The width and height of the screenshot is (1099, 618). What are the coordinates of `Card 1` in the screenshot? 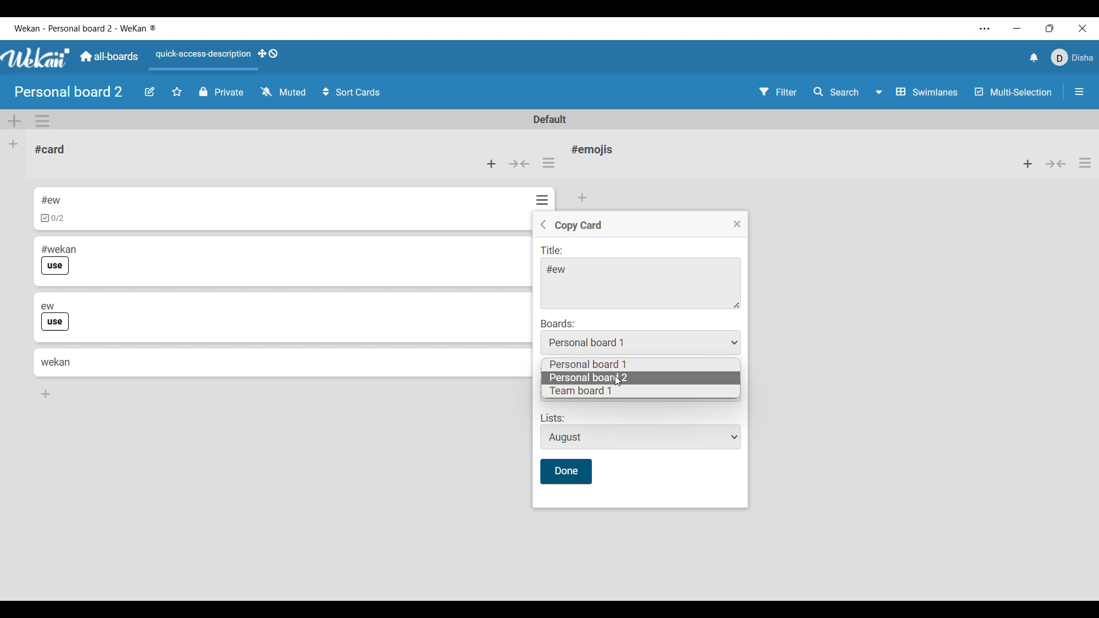 It's located at (89, 199).